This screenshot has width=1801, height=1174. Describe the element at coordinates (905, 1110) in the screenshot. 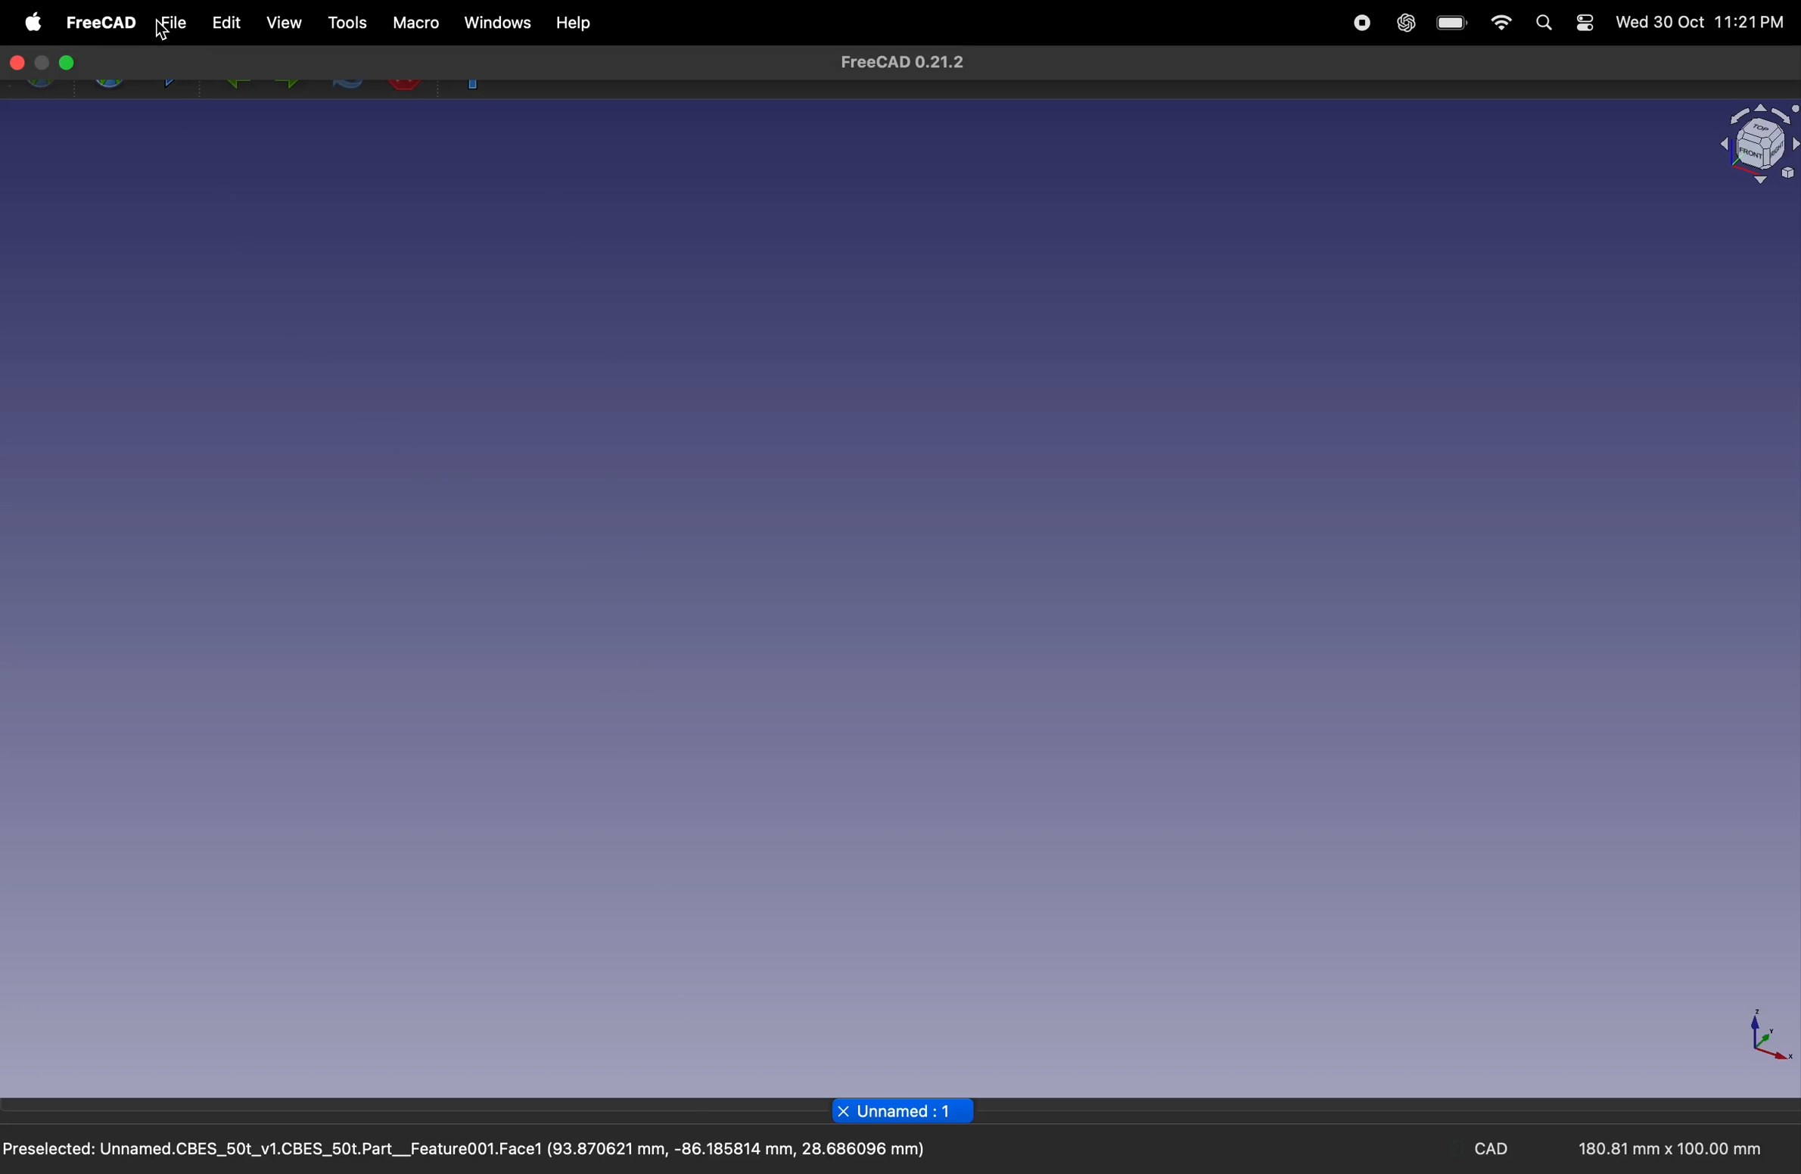

I see `page title` at that location.